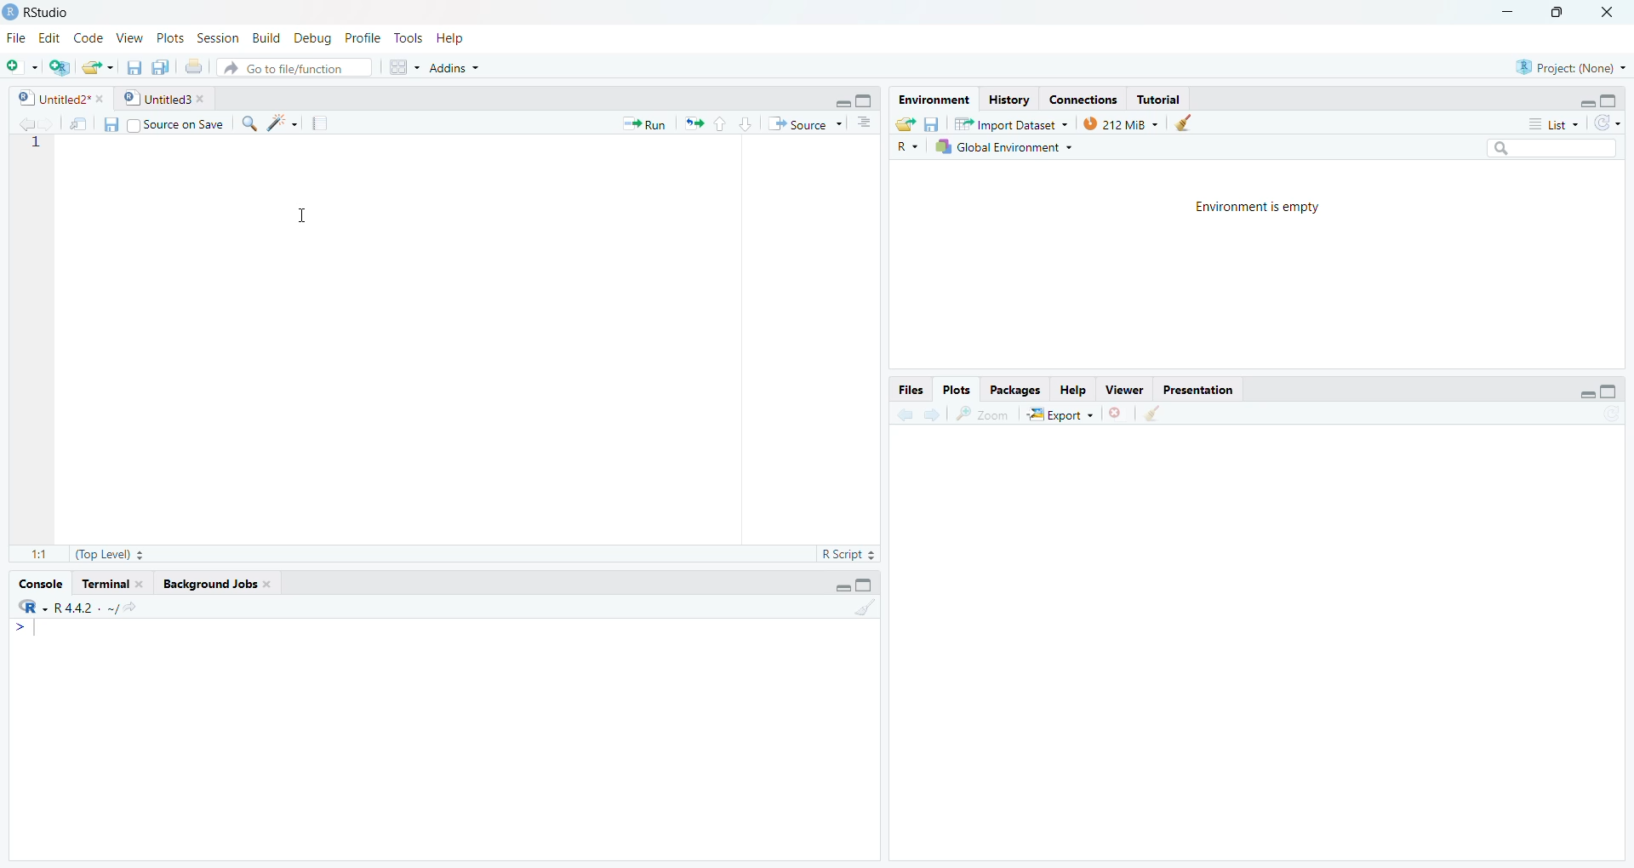  I want to click on minimize, so click(1576, 101).